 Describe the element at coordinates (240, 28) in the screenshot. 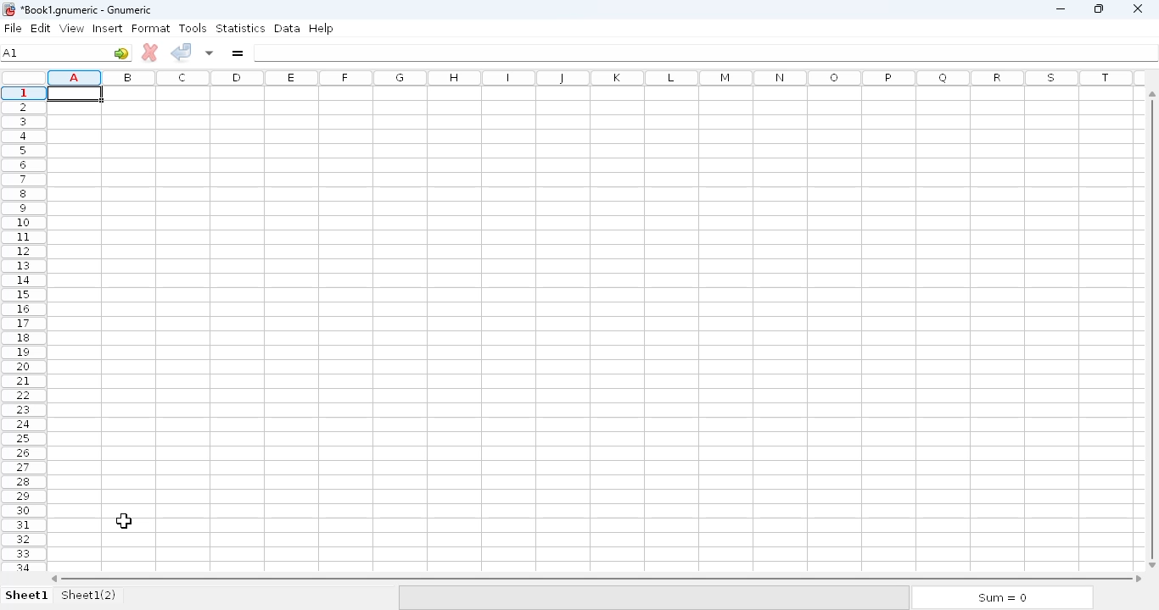

I see `statistics` at that location.